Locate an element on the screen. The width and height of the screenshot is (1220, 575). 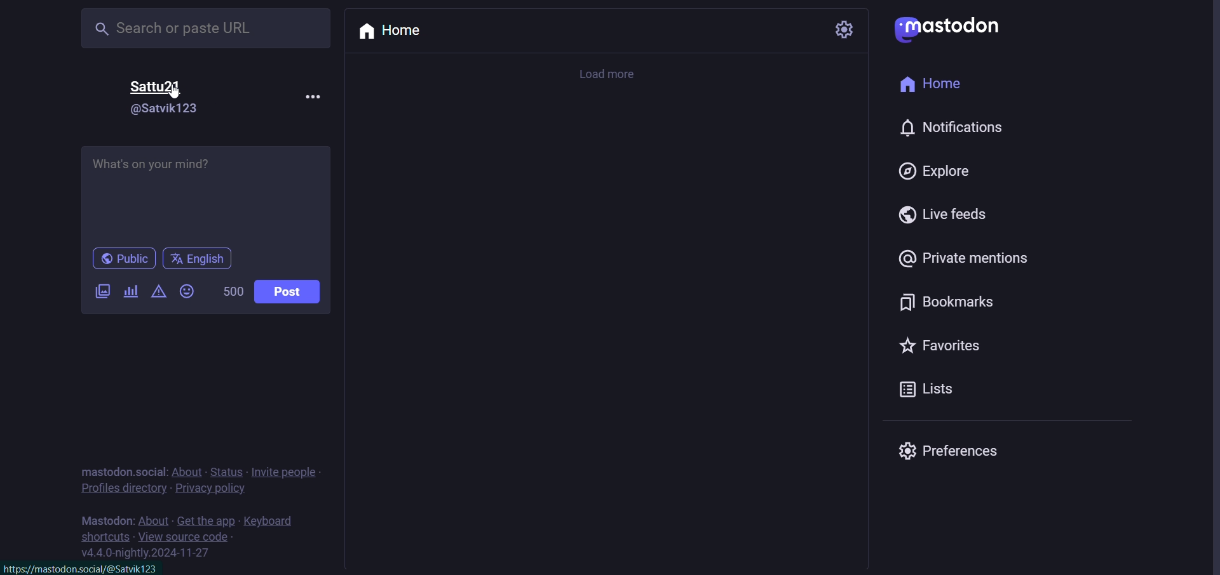
home is located at coordinates (934, 84).